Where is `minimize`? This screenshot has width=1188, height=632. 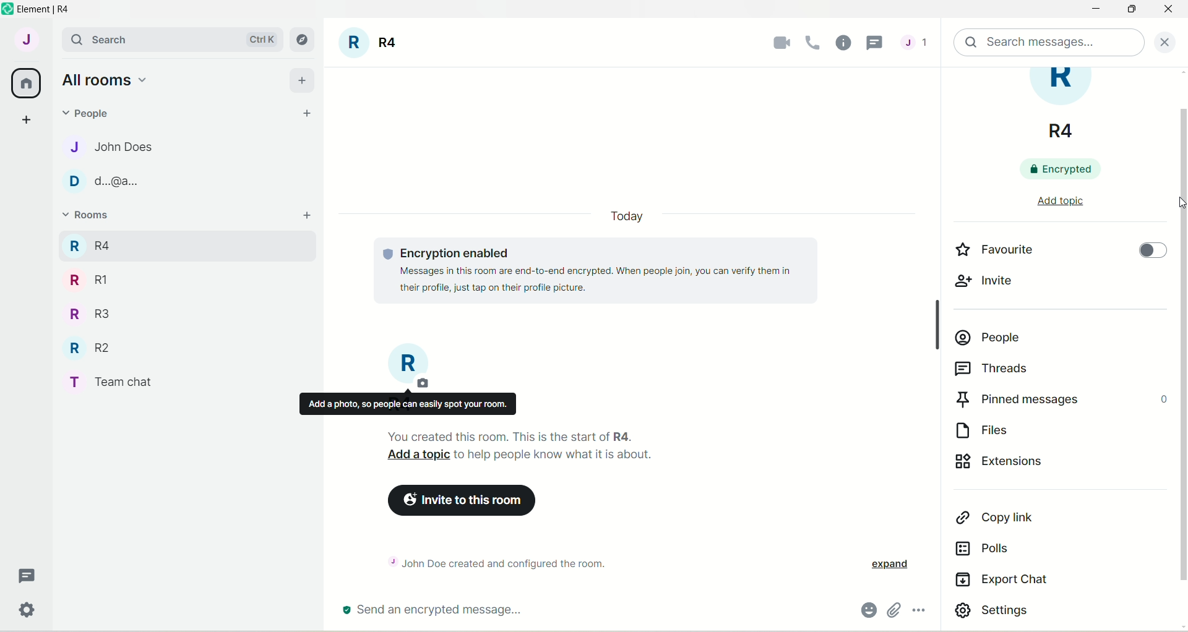 minimize is located at coordinates (1093, 11).